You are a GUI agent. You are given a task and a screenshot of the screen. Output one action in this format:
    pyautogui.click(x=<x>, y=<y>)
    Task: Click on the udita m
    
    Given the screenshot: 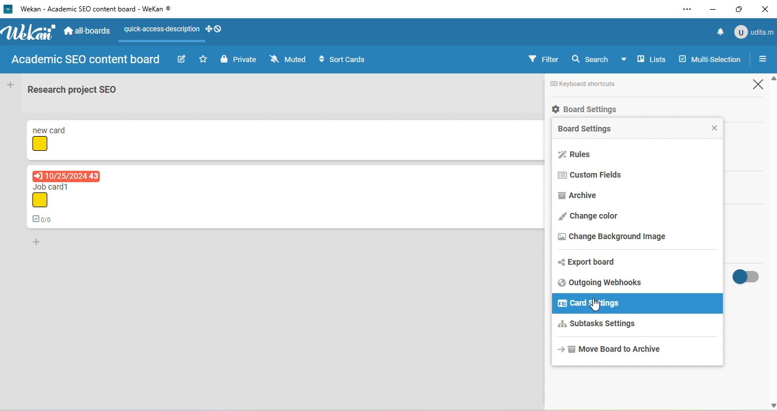 What is the action you would take?
    pyautogui.click(x=755, y=33)
    